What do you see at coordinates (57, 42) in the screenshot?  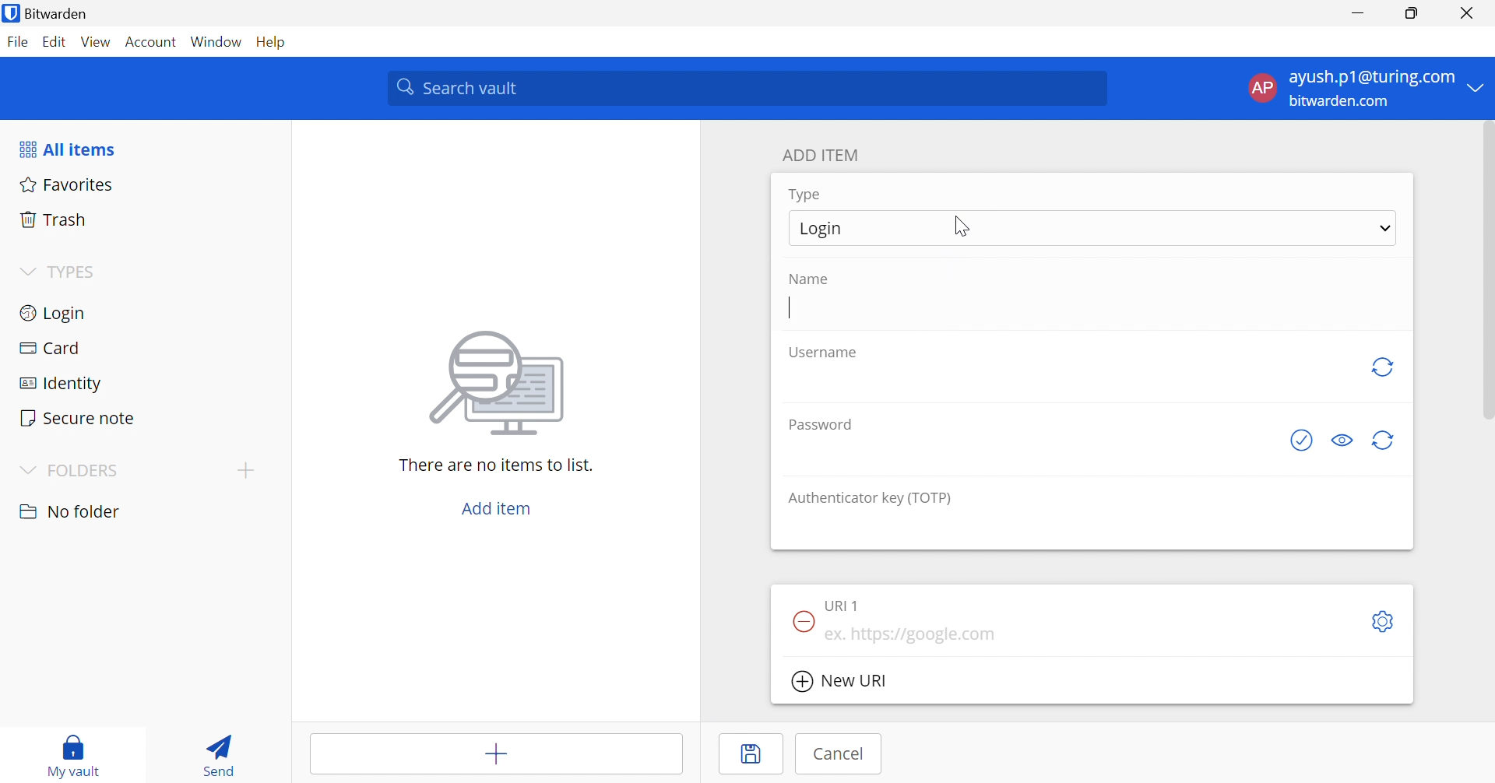 I see `Edit` at bounding box center [57, 42].